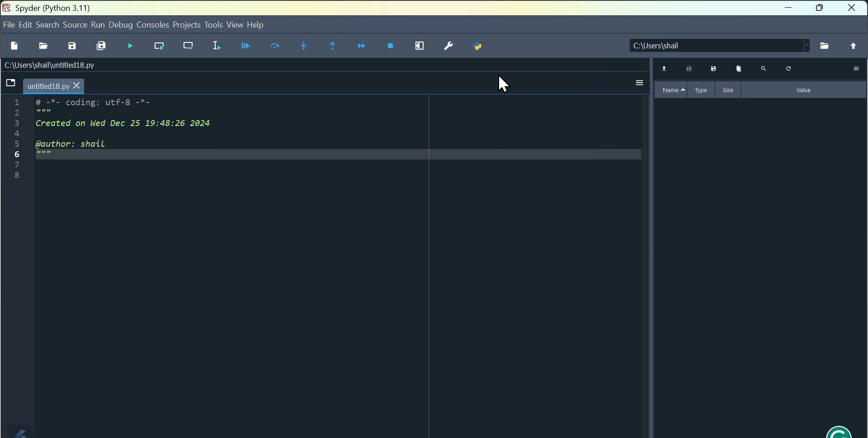 The height and width of the screenshot is (438, 868). I want to click on Console, so click(152, 23).